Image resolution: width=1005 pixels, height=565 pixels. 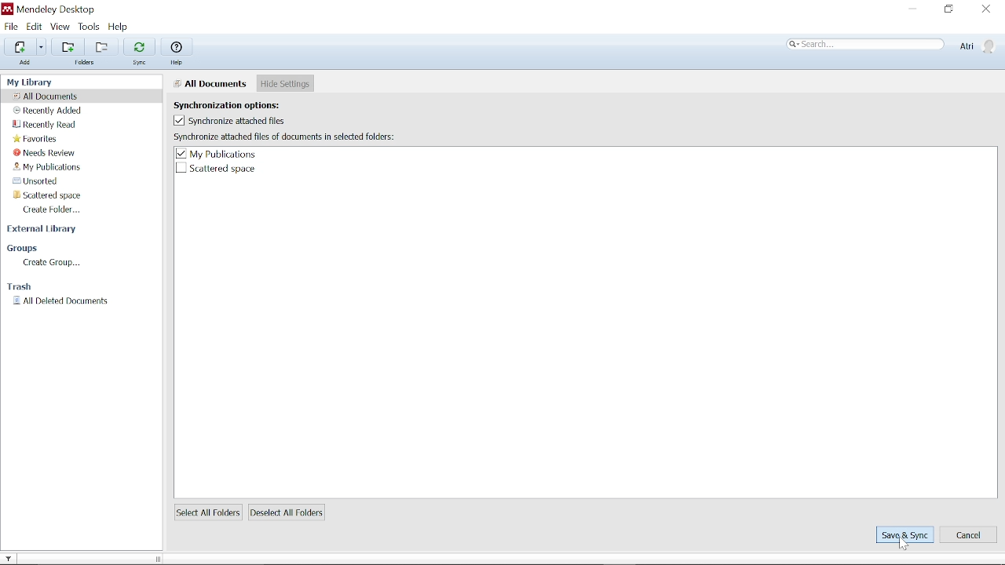 What do you see at coordinates (86, 64) in the screenshot?
I see `folders` at bounding box center [86, 64].